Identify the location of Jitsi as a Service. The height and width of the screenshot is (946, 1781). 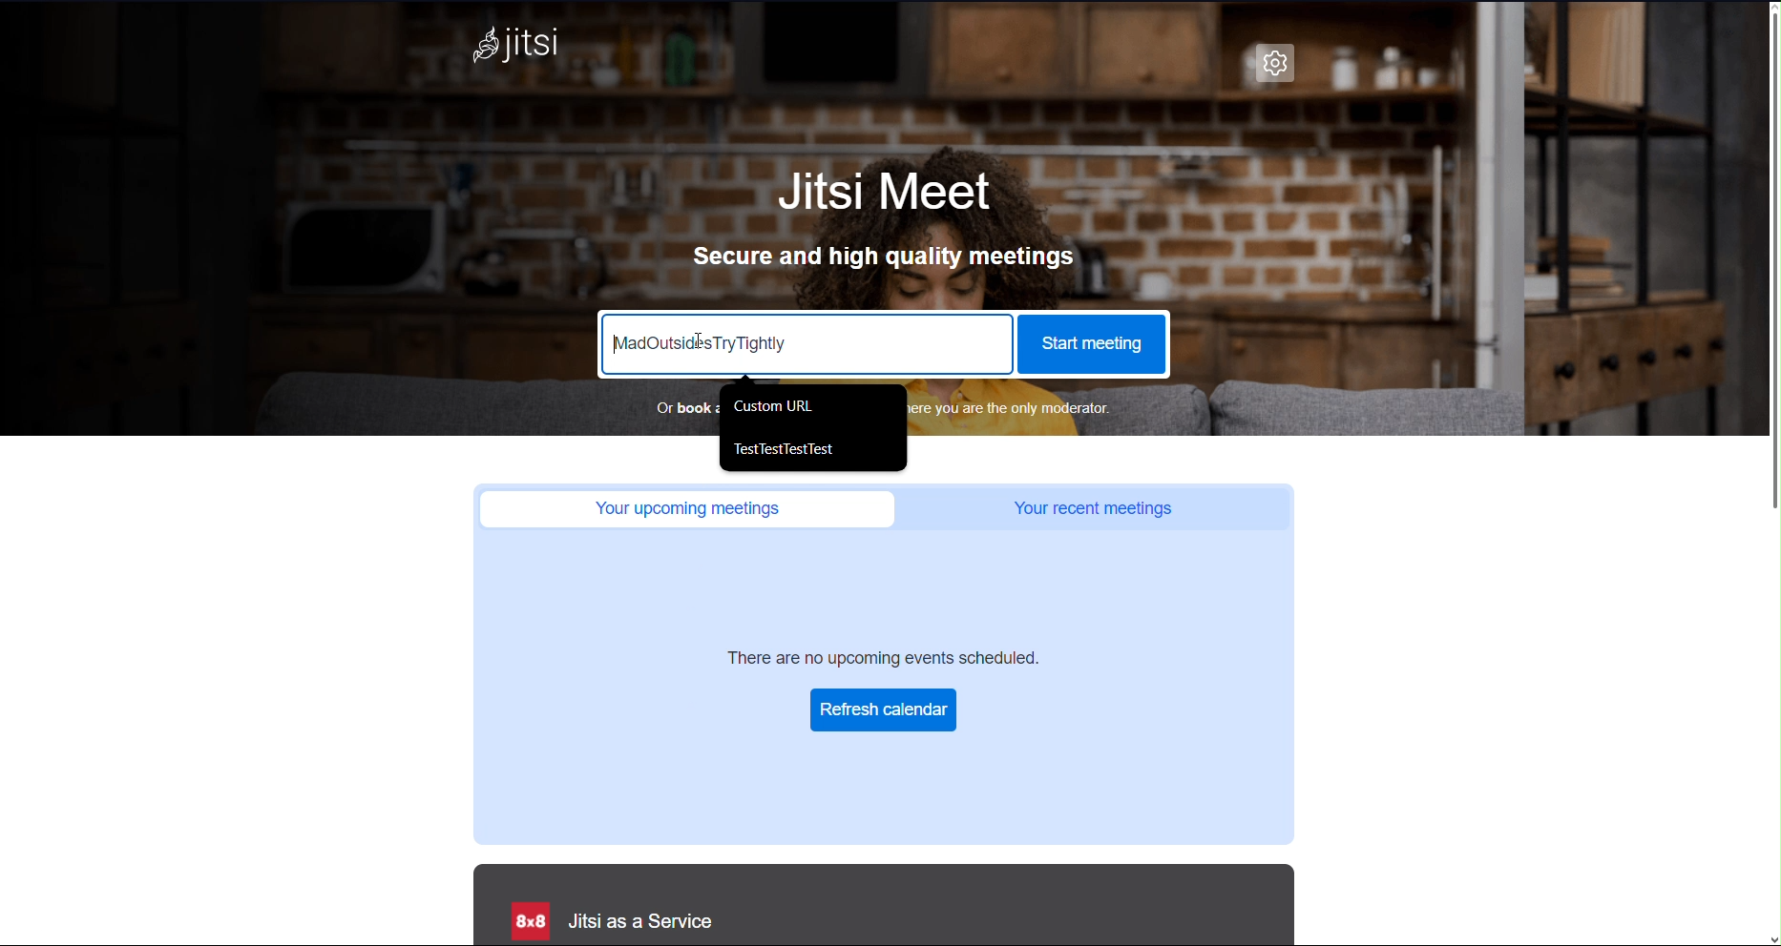
(608, 921).